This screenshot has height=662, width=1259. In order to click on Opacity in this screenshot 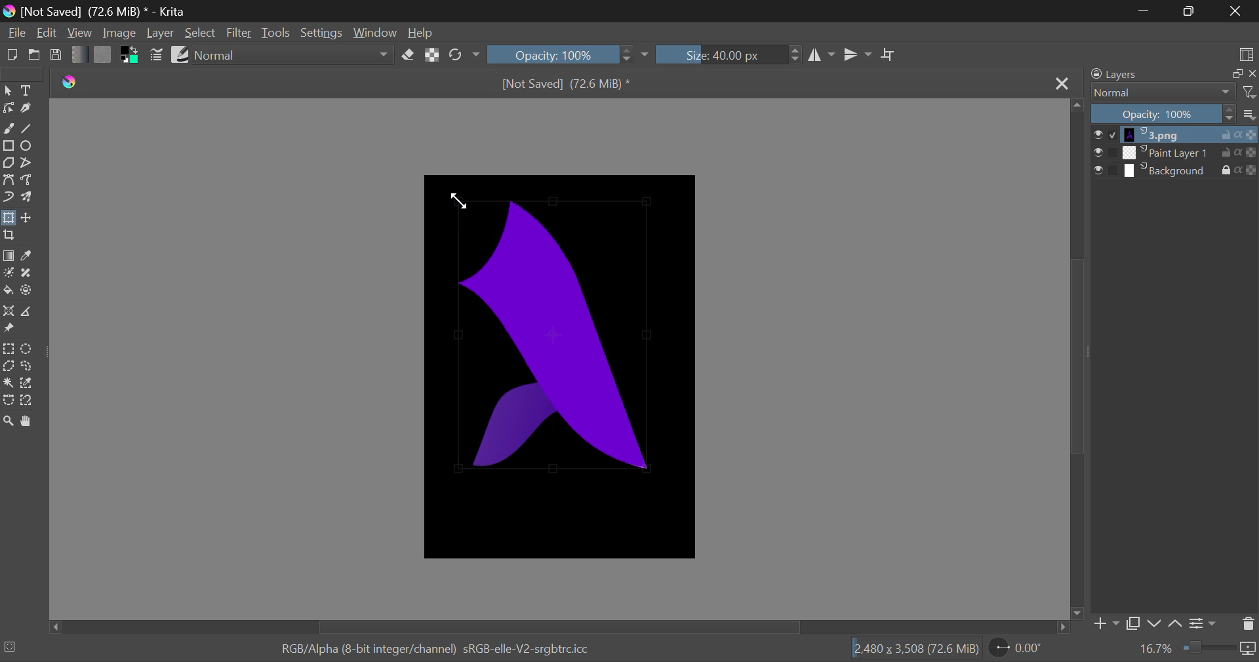, I will do `click(561, 56)`.